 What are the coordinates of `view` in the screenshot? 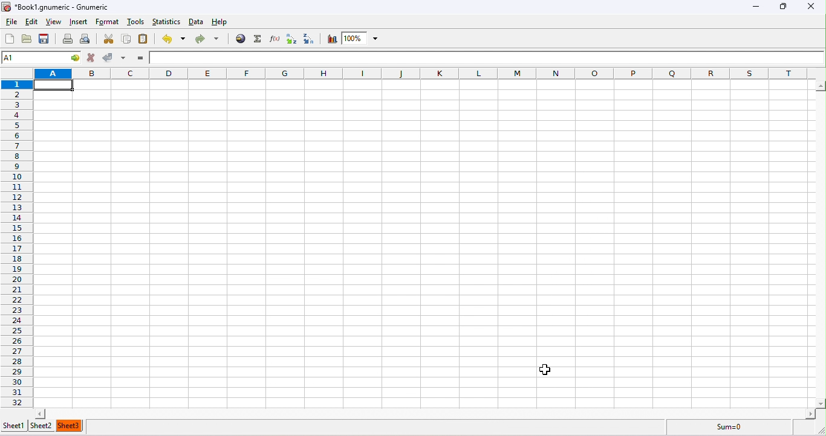 It's located at (53, 22).